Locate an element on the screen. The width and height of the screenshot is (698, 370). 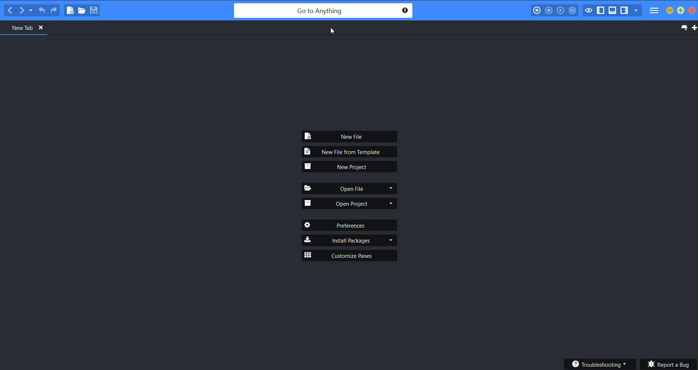
record macro is located at coordinates (536, 10).